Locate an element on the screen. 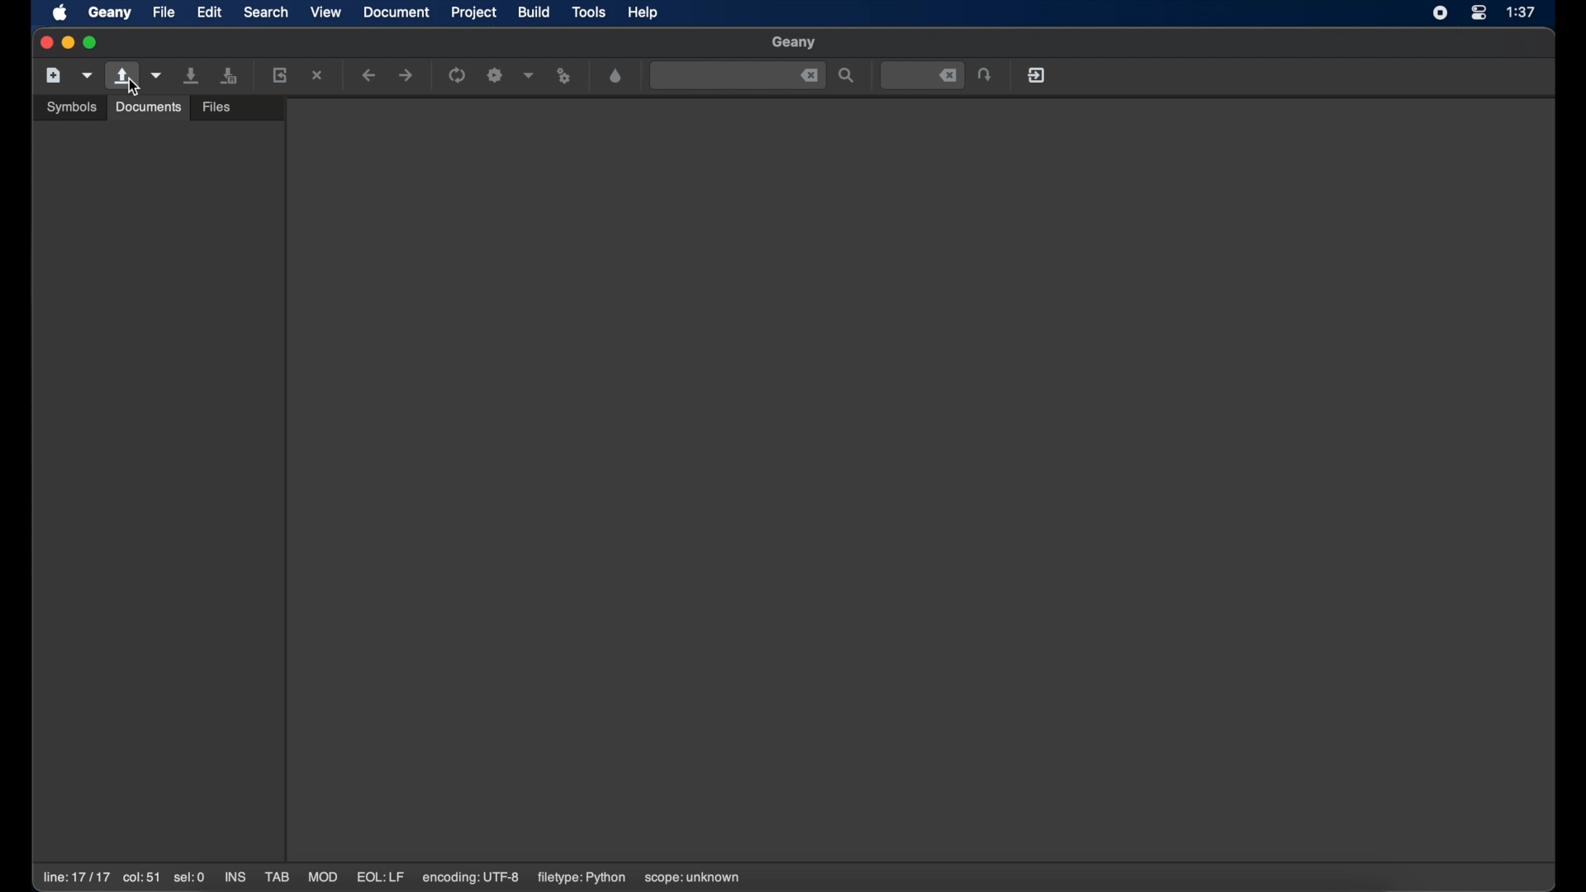  documents is located at coordinates (147, 107).